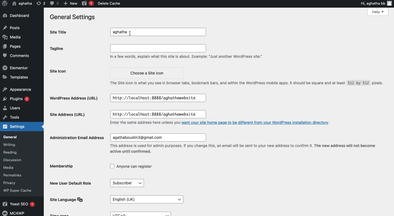 Image resolution: width=394 pixels, height=216 pixels. Describe the element at coordinates (132, 166) in the screenshot. I see `Anyone can register` at that location.